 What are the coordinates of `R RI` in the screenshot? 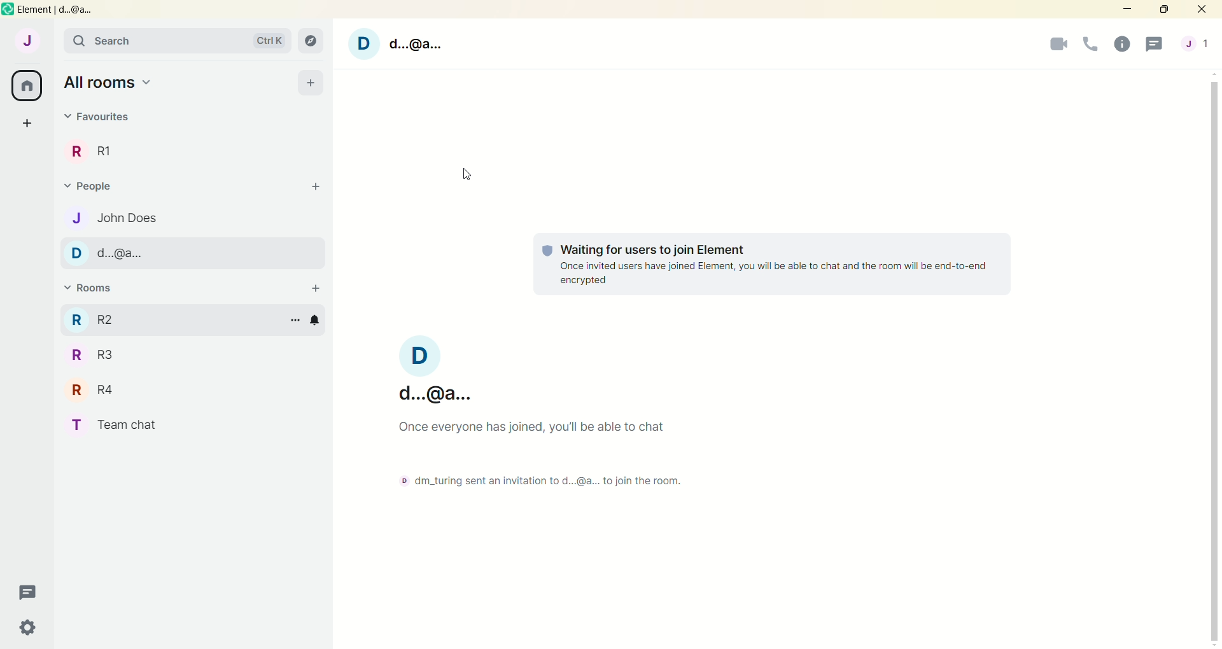 It's located at (111, 150).